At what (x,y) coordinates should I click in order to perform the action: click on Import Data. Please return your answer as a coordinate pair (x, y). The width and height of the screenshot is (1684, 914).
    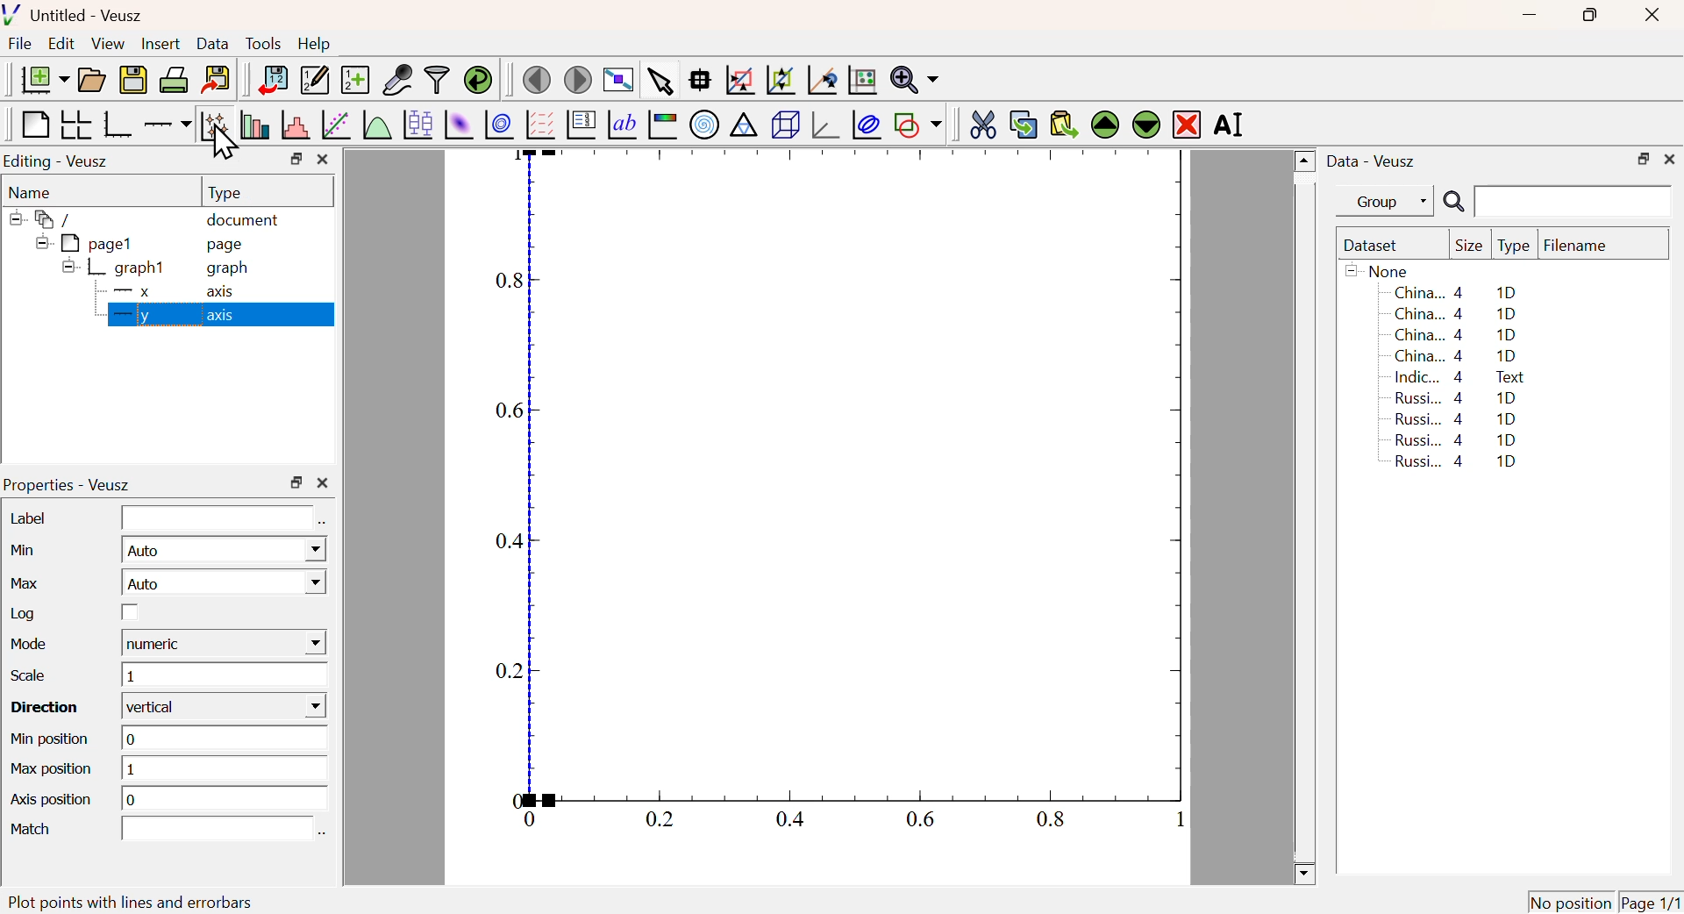
    Looking at the image, I should click on (272, 80).